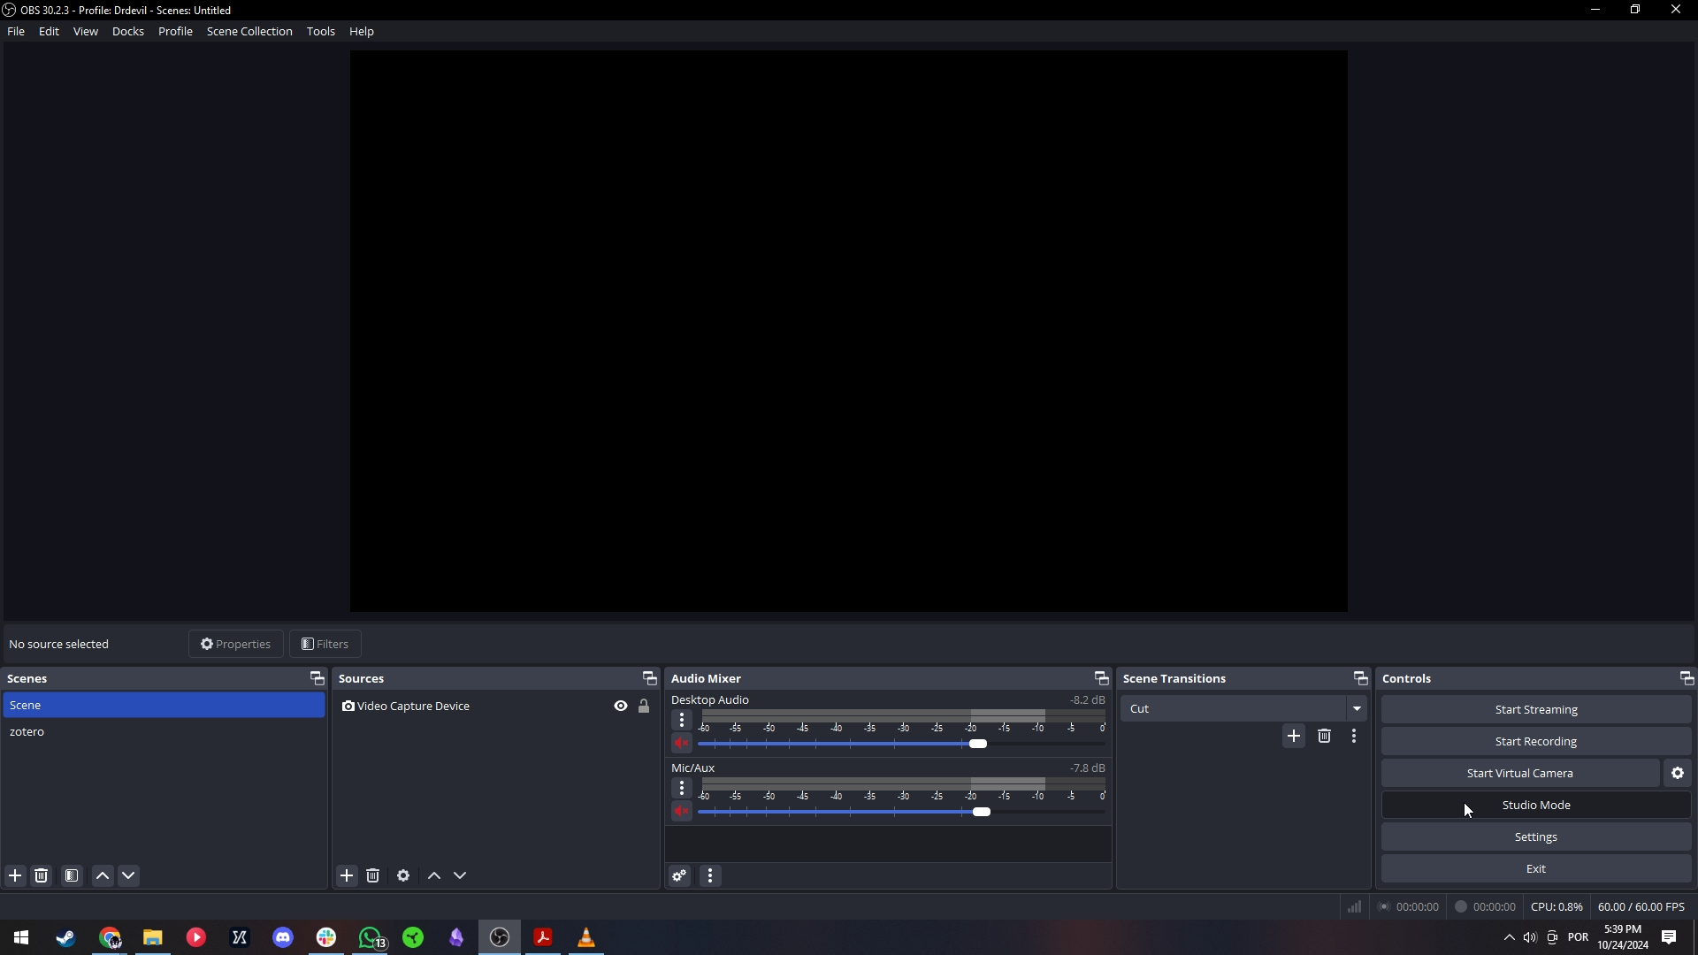 The width and height of the screenshot is (1698, 955). I want to click on Fps, so click(1642, 905).